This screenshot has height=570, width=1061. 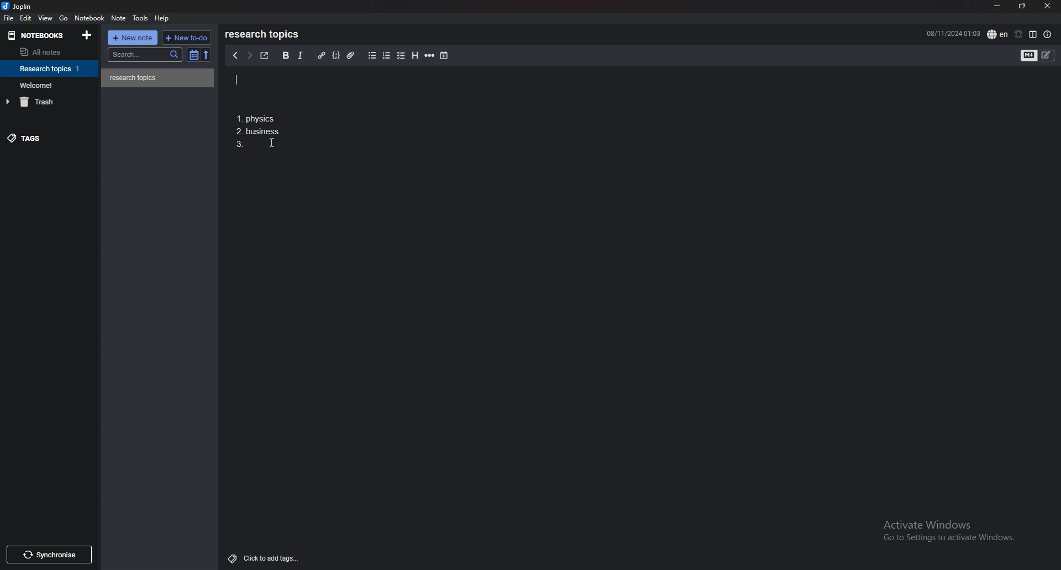 What do you see at coordinates (186, 37) in the screenshot?
I see `new todo` at bounding box center [186, 37].